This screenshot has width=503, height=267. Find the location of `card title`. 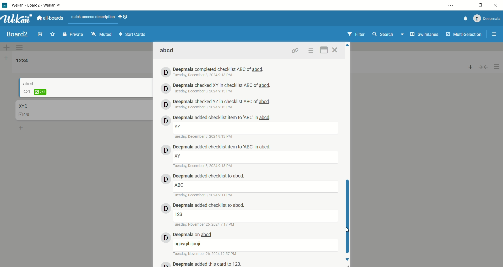

card title is located at coordinates (23, 106).